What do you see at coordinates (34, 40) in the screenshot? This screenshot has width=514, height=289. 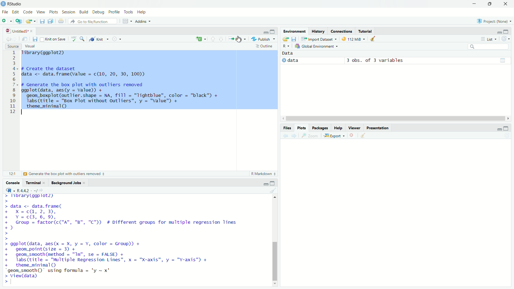 I see `files` at bounding box center [34, 40].